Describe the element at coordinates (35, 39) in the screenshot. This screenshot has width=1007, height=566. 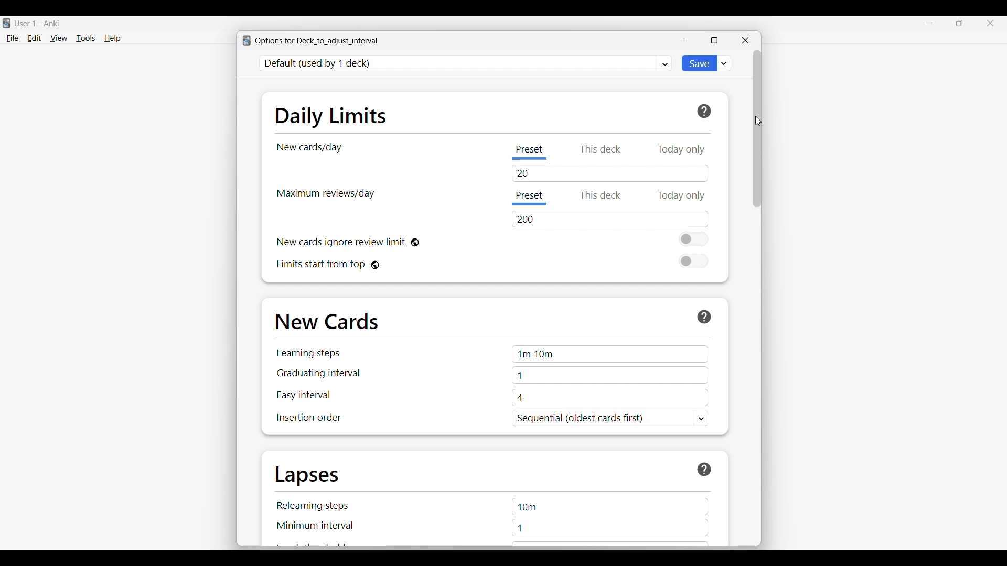
I see `Edit menu` at that location.